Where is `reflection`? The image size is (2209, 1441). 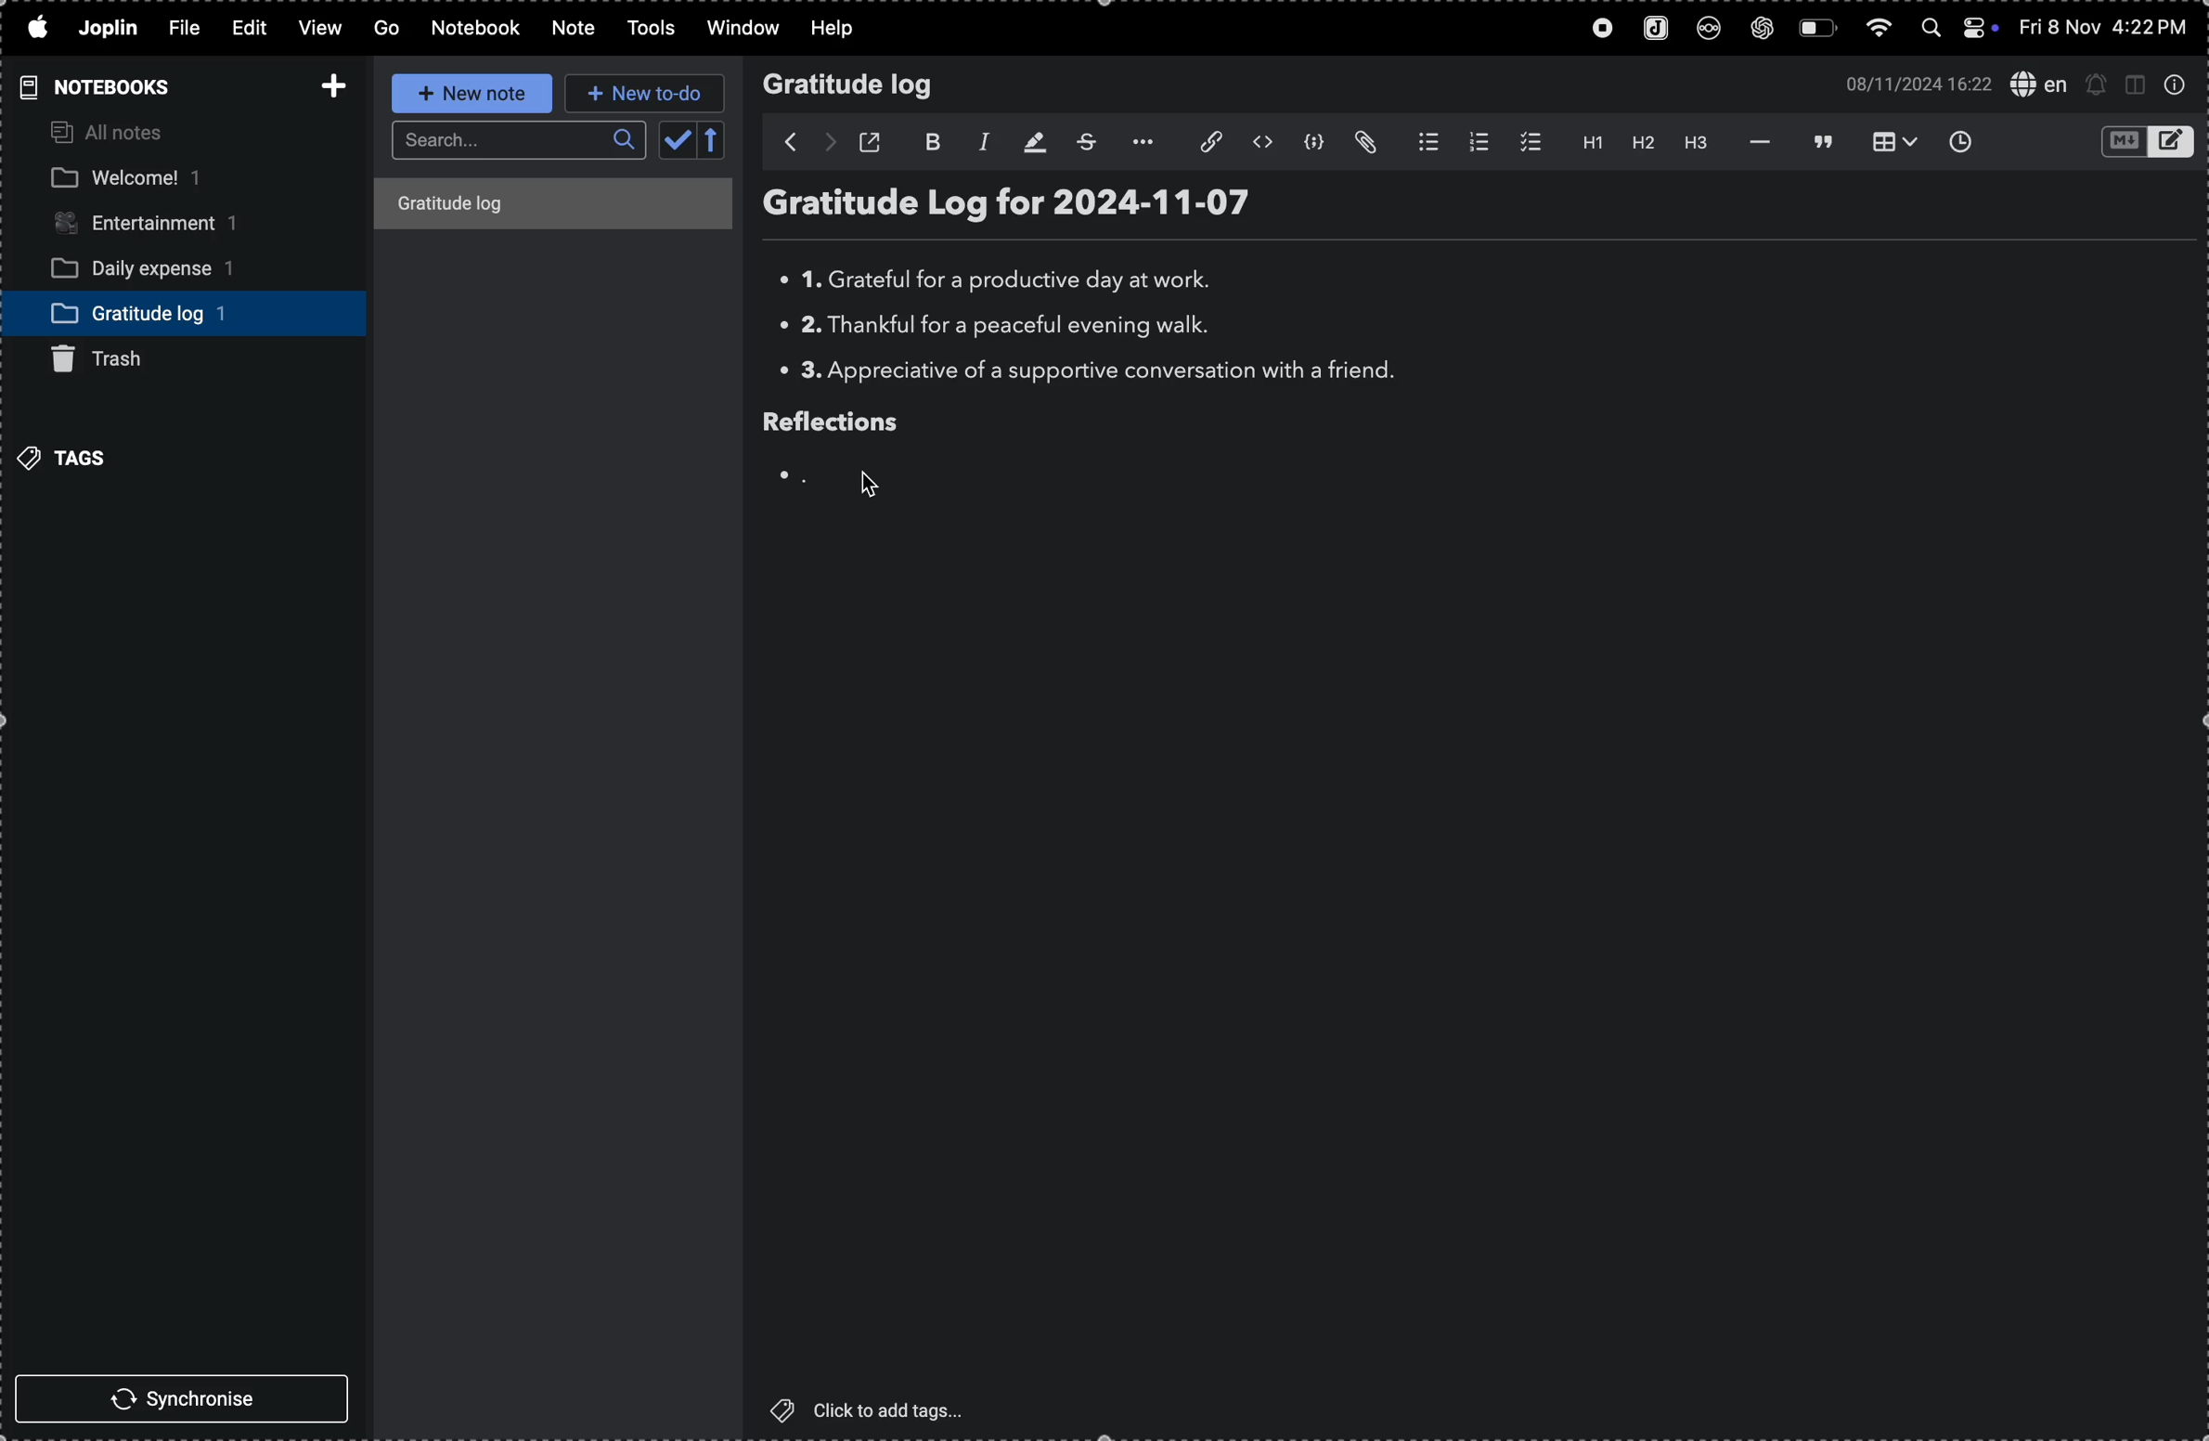 reflection is located at coordinates (857, 423).